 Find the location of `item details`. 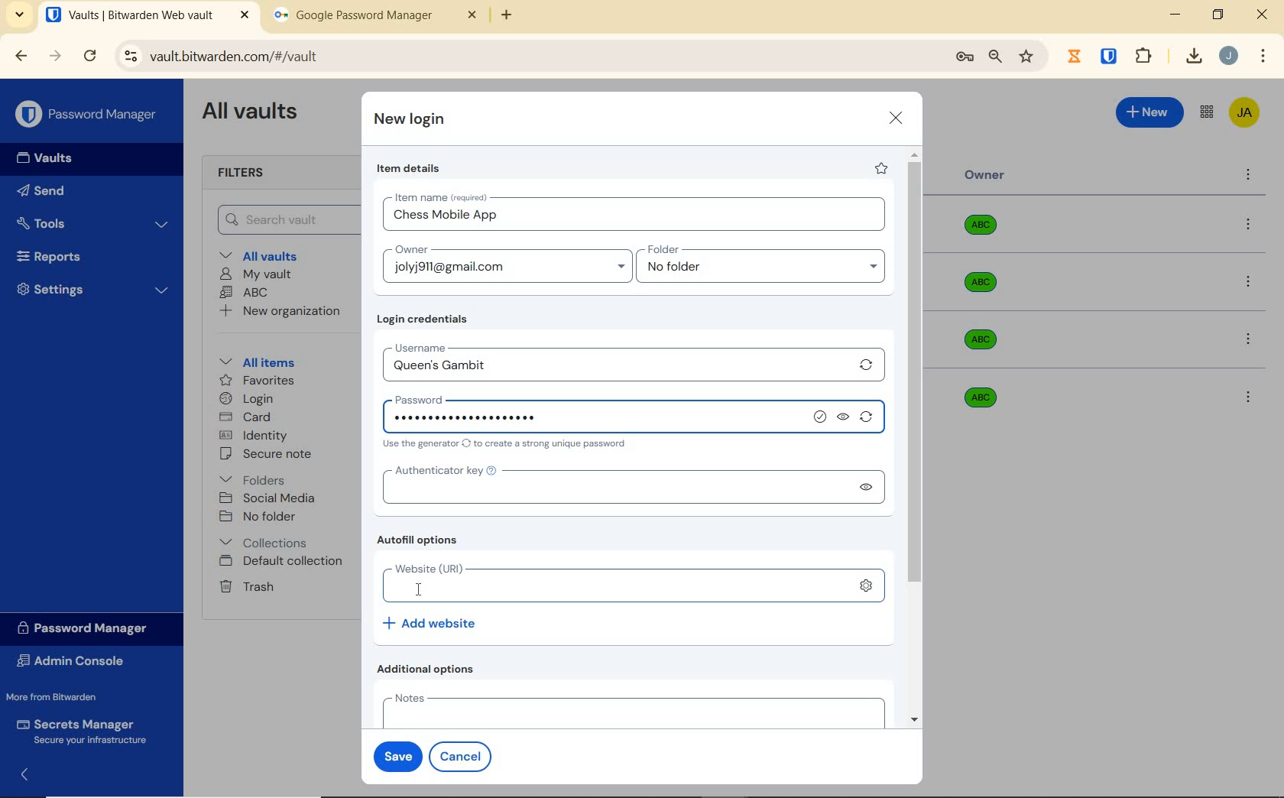

item details is located at coordinates (409, 169).